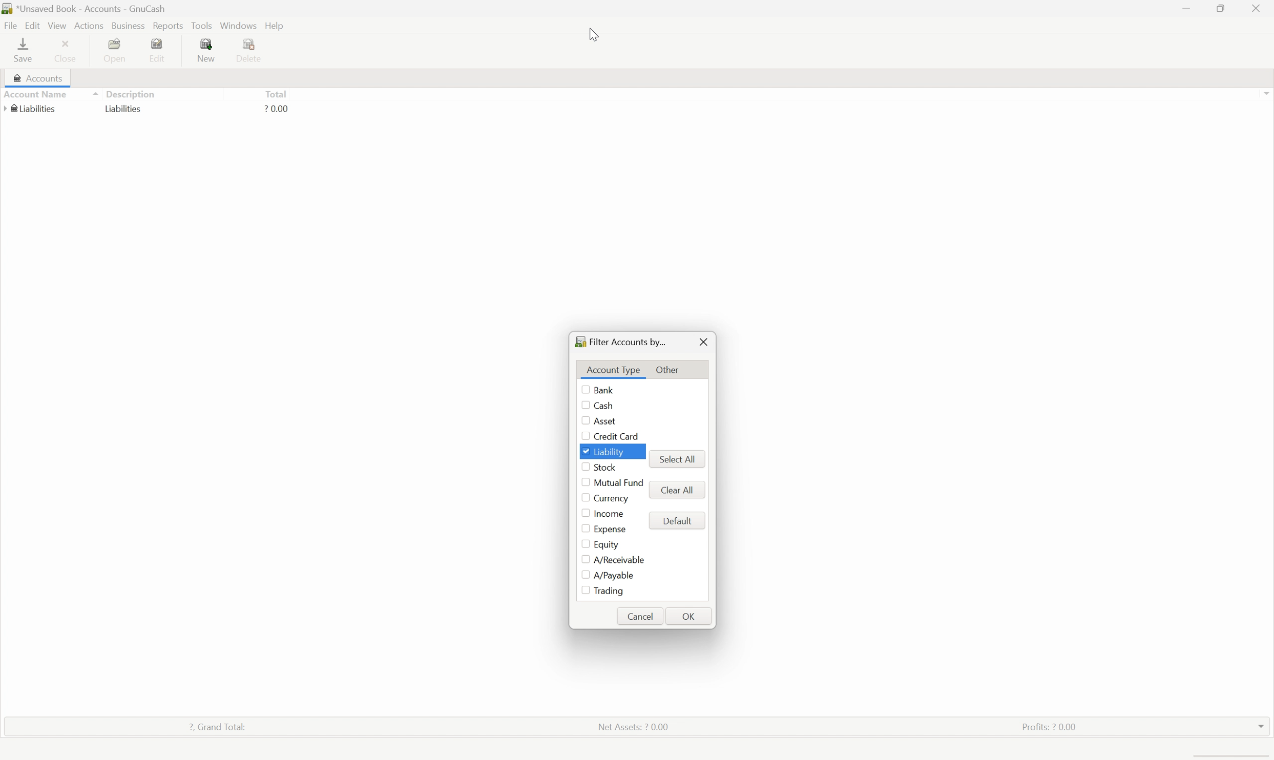 The image size is (1274, 760). I want to click on Mutual fund, so click(619, 483).